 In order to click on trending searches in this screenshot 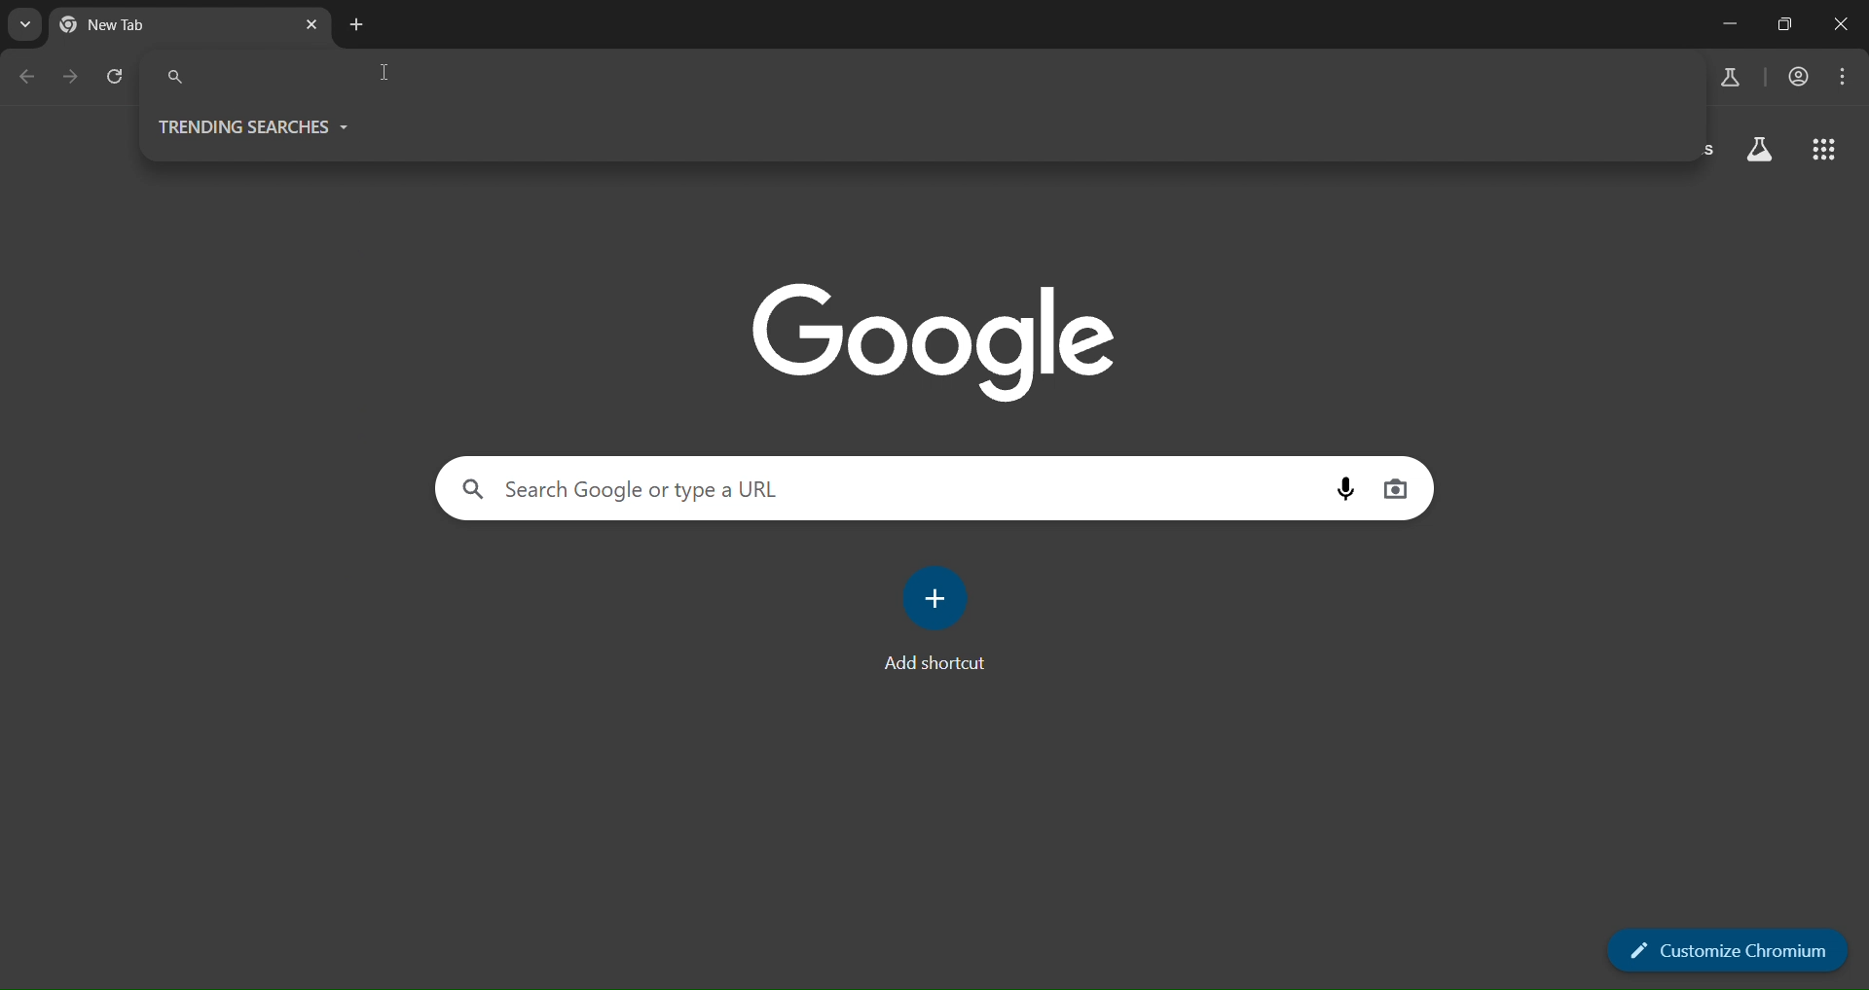, I will do `click(269, 125)`.